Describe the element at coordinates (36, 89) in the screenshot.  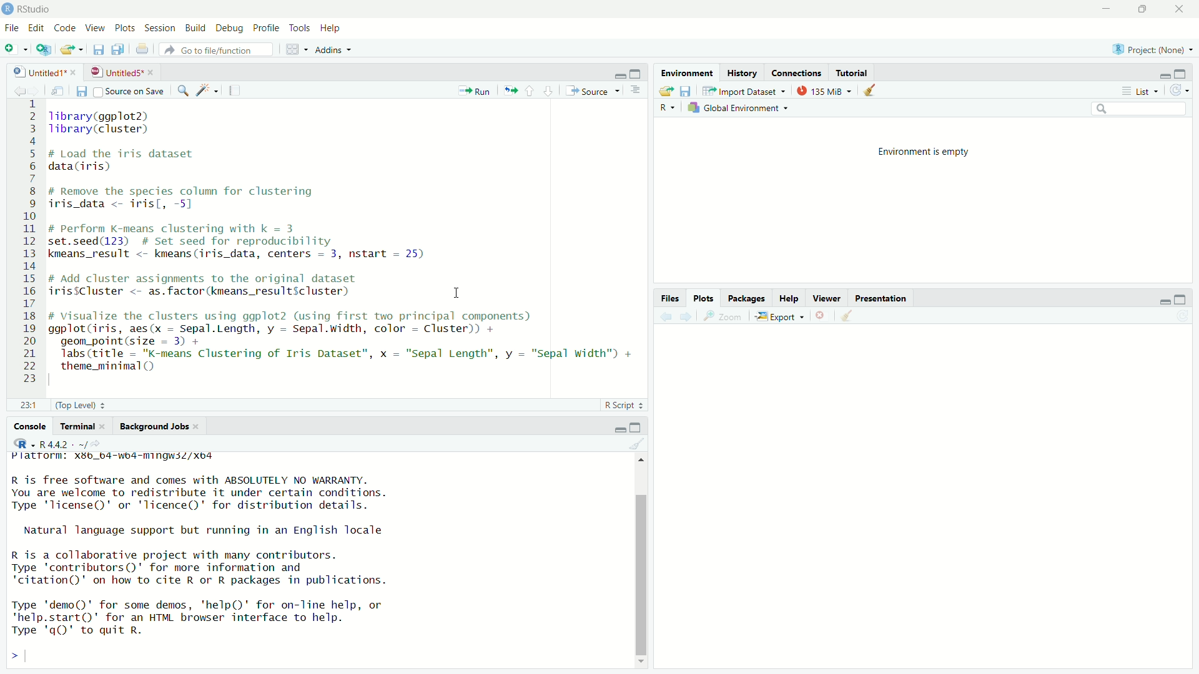
I see `go forward to the next source location` at that location.